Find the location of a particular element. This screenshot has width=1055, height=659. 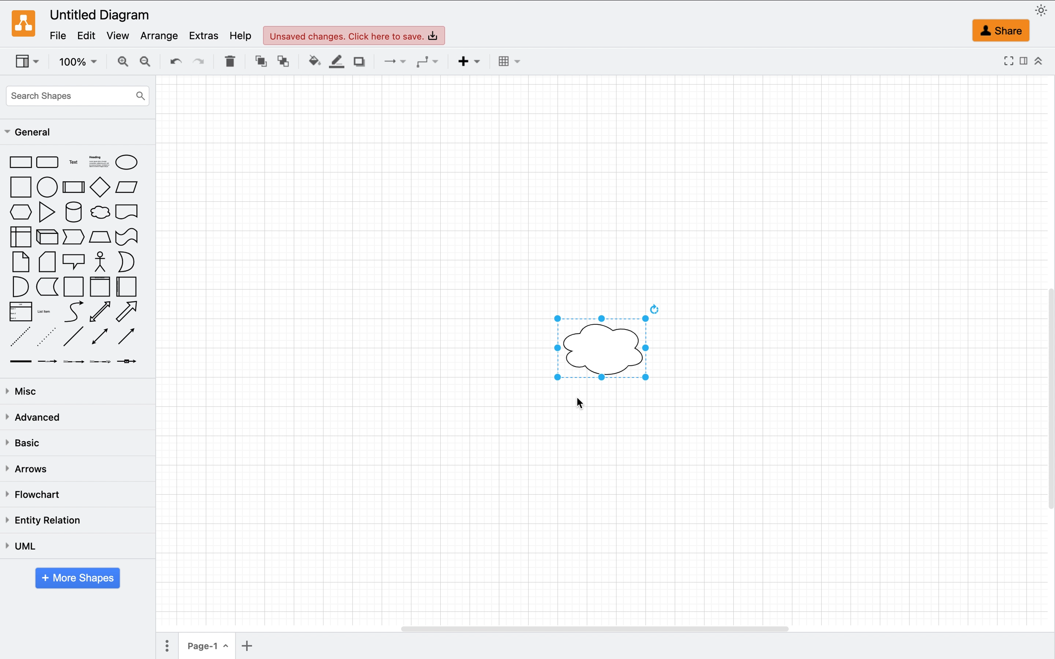

parallelogram is located at coordinates (129, 186).